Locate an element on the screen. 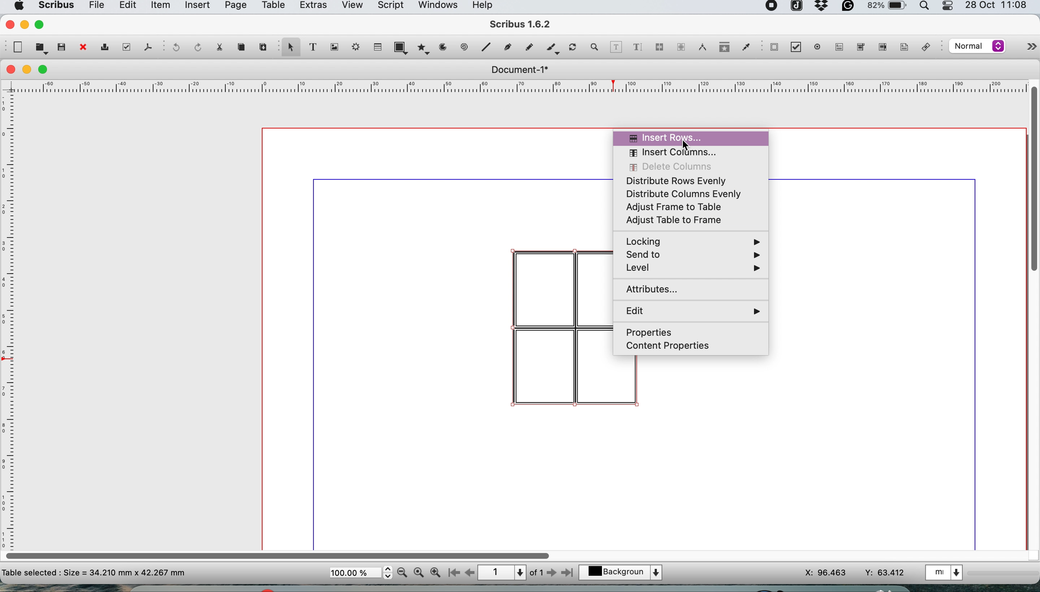  edit is located at coordinates (126, 7).